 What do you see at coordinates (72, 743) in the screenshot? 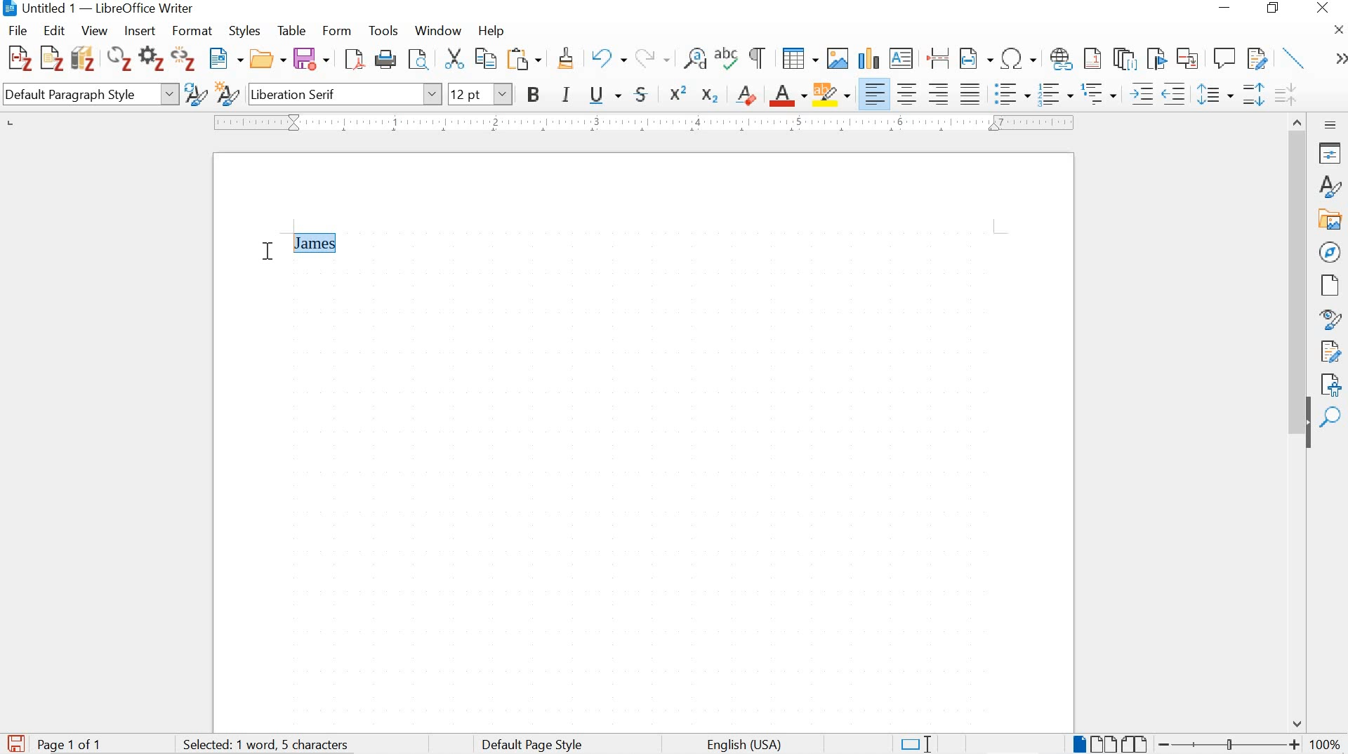
I see `page 1 of 1` at bounding box center [72, 743].